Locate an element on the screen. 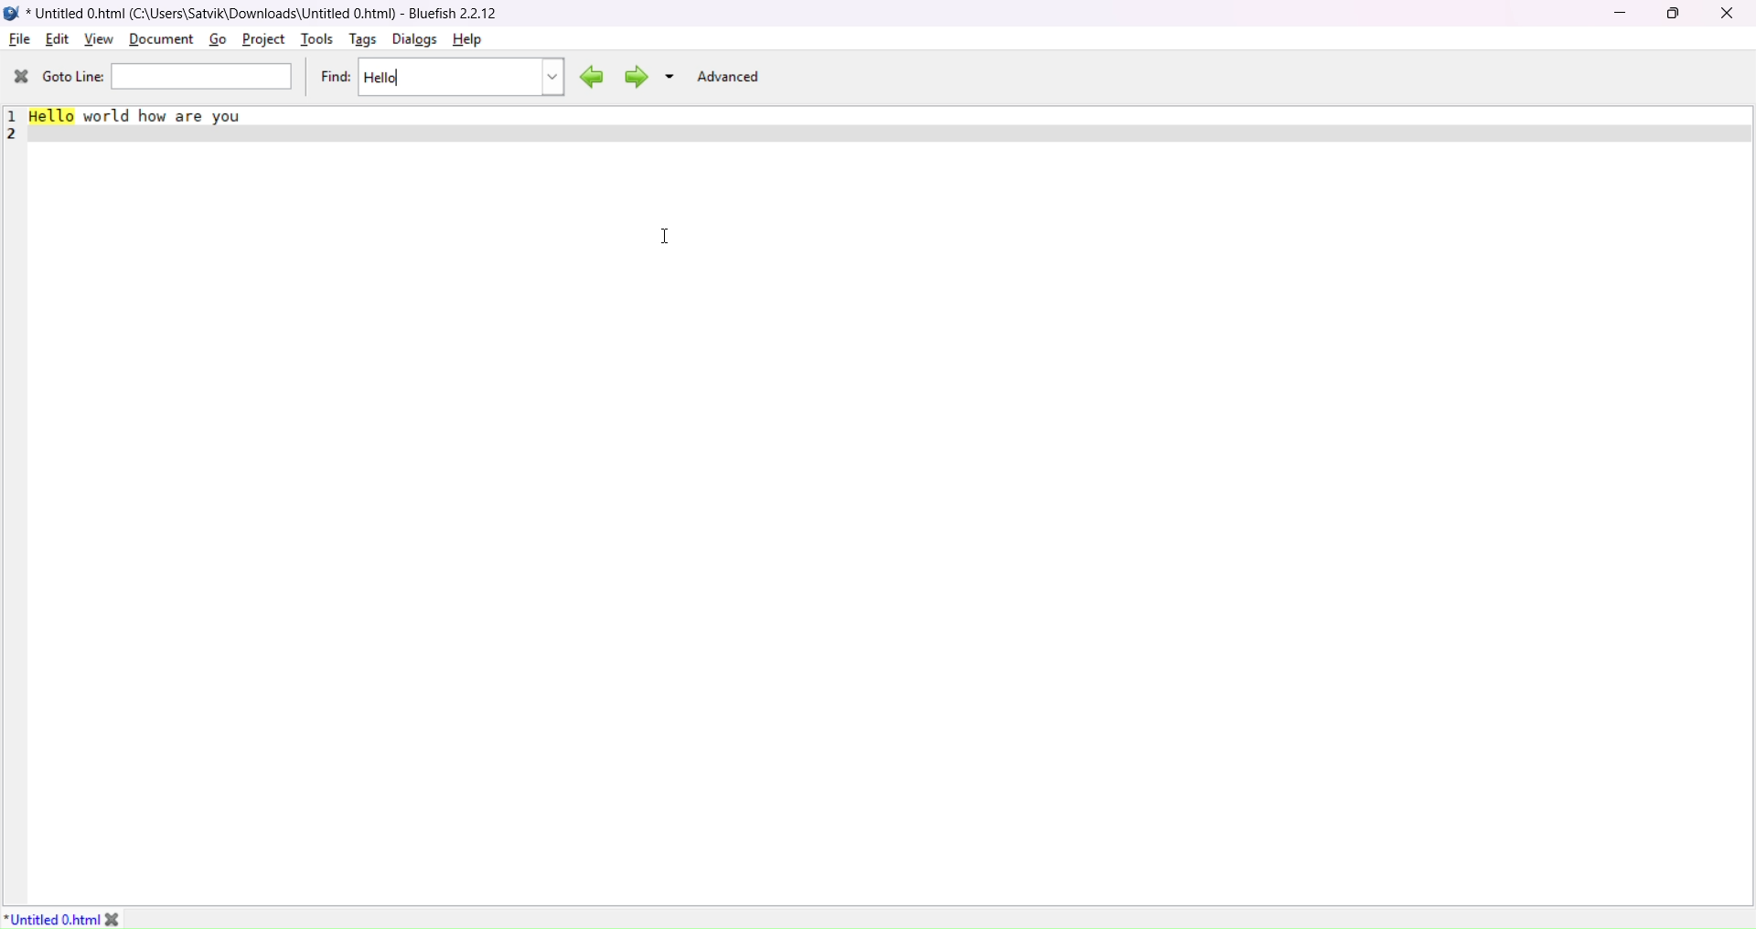 This screenshot has width=1756, height=929. close tab is located at coordinates (127, 917).